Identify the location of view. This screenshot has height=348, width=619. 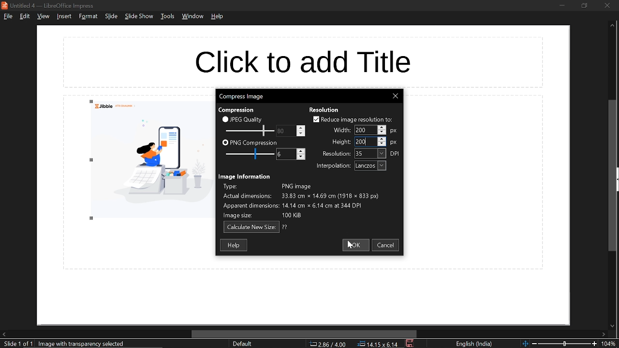
(43, 17).